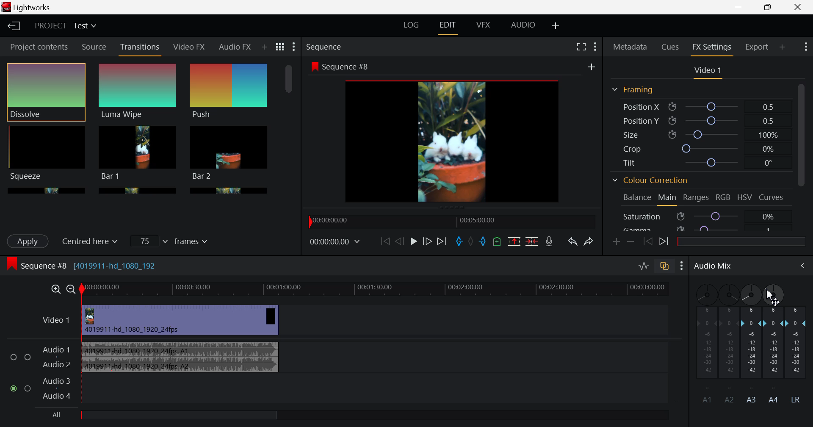 Image resolution: width=813 pixels, height=427 pixels. What do you see at coordinates (653, 180) in the screenshot?
I see `Colour Correction` at bounding box center [653, 180].